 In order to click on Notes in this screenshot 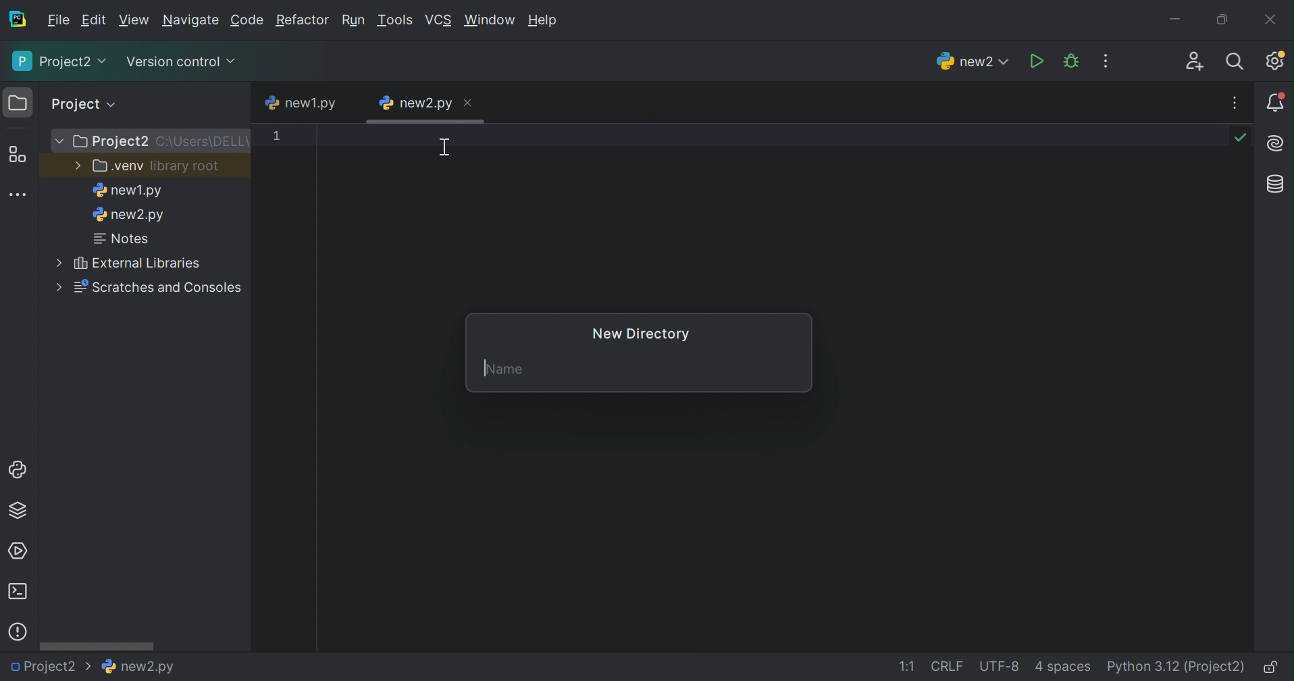, I will do `click(124, 239)`.